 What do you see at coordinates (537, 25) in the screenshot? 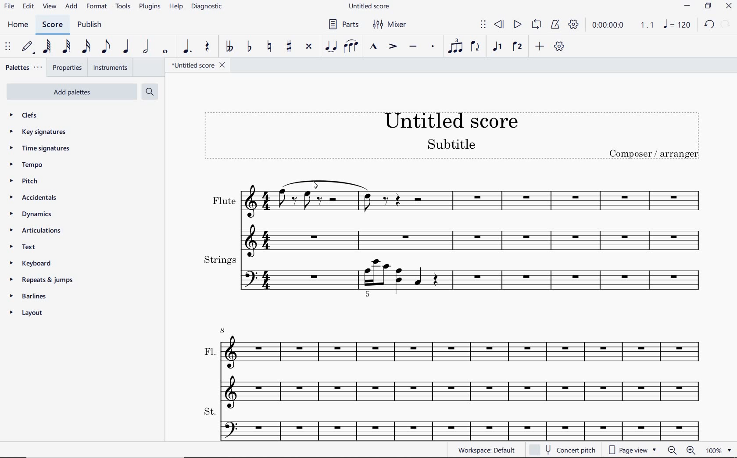
I see `LOOP PLAYBACK` at bounding box center [537, 25].